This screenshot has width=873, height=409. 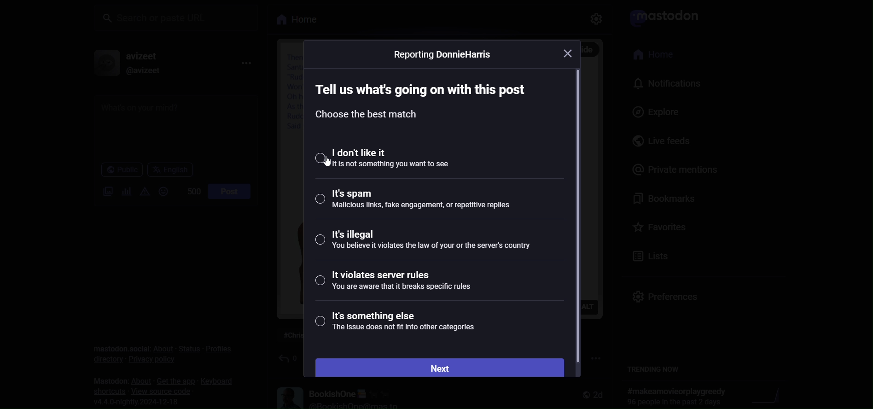 What do you see at coordinates (187, 349) in the screenshot?
I see `status` at bounding box center [187, 349].